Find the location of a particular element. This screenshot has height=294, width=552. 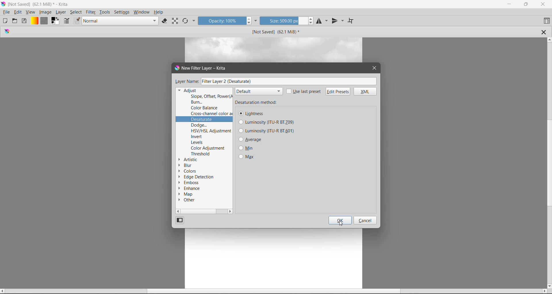

Filter Layer 2(Desaturate) is located at coordinates (289, 81).